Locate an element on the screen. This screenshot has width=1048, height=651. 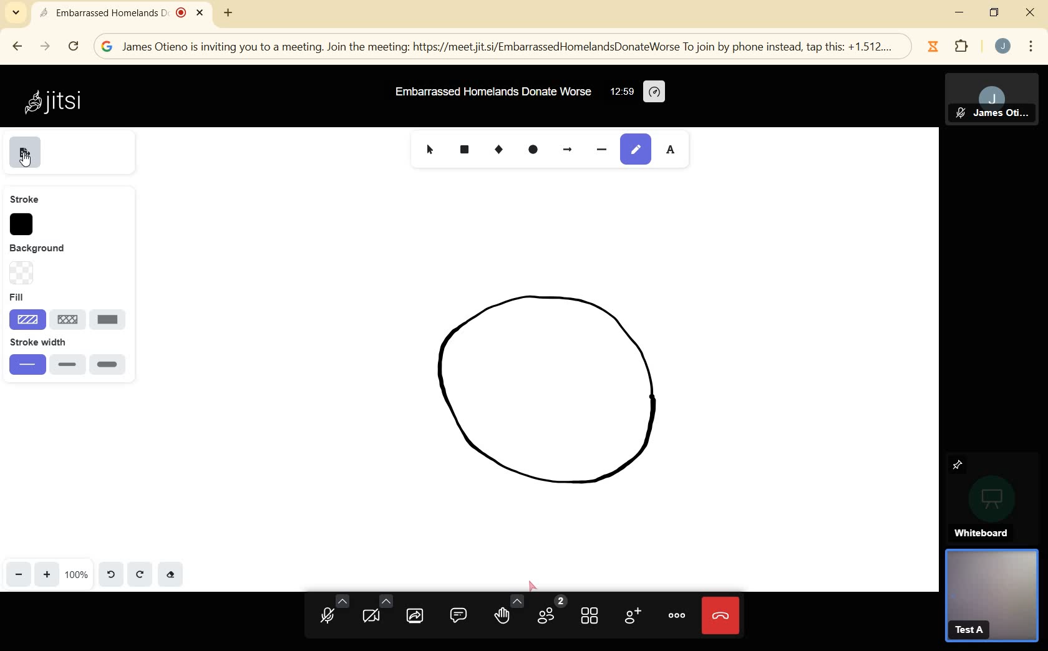
type is located at coordinates (676, 147).